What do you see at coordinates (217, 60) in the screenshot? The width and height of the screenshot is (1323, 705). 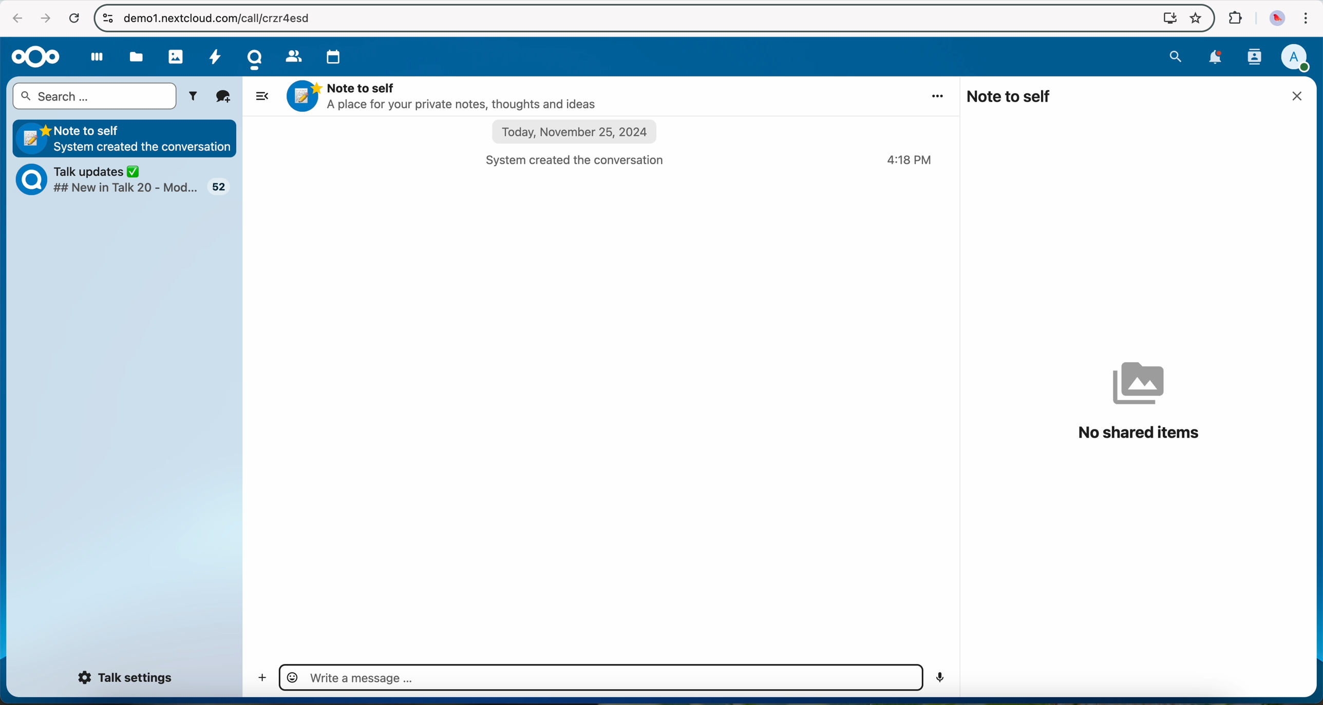 I see `activity` at bounding box center [217, 60].